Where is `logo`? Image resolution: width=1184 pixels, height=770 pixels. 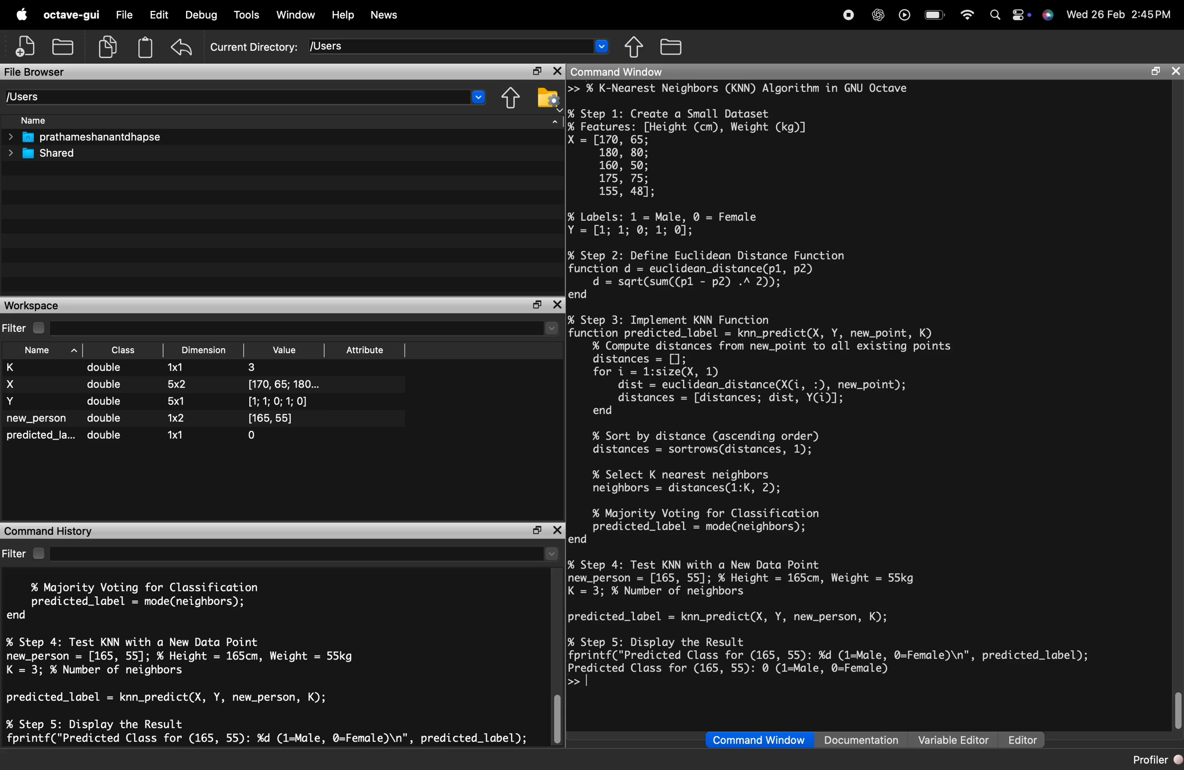
logo is located at coordinates (22, 14).